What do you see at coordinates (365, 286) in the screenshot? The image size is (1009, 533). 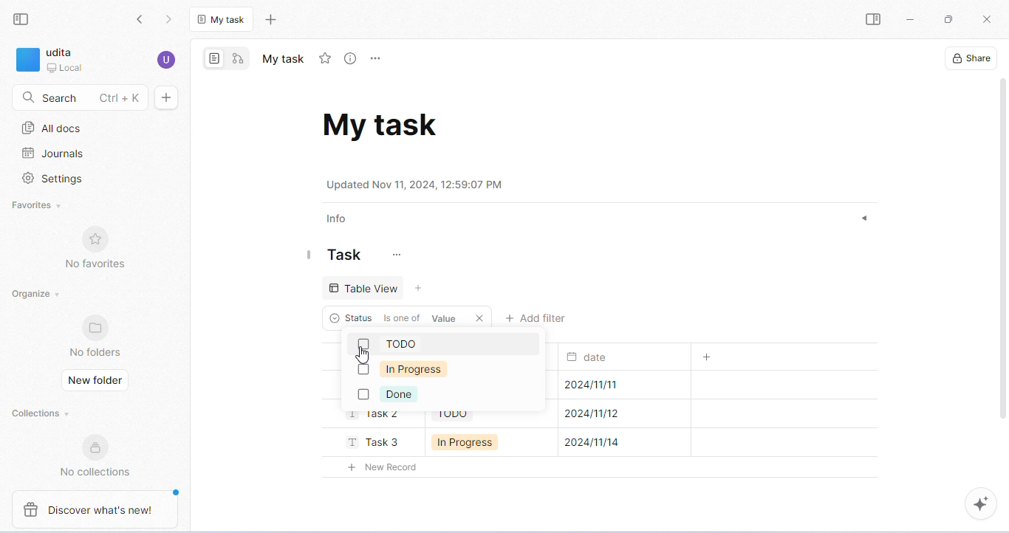 I see `table view` at bounding box center [365, 286].